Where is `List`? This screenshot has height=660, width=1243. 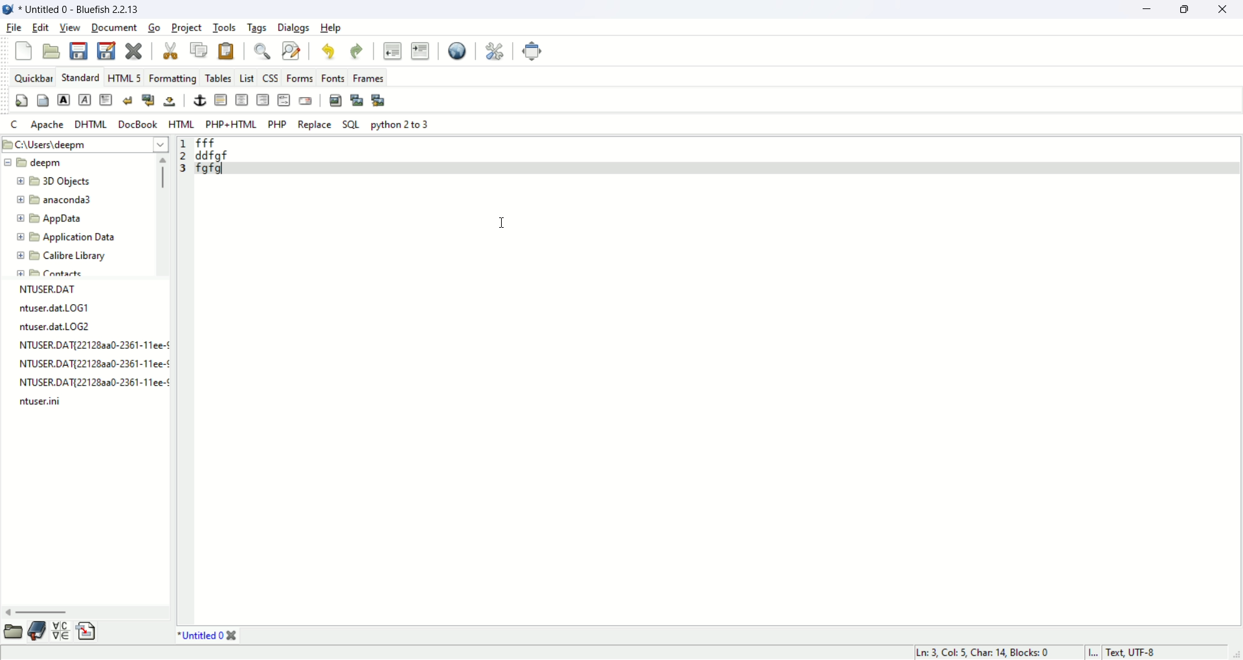 List is located at coordinates (245, 78).